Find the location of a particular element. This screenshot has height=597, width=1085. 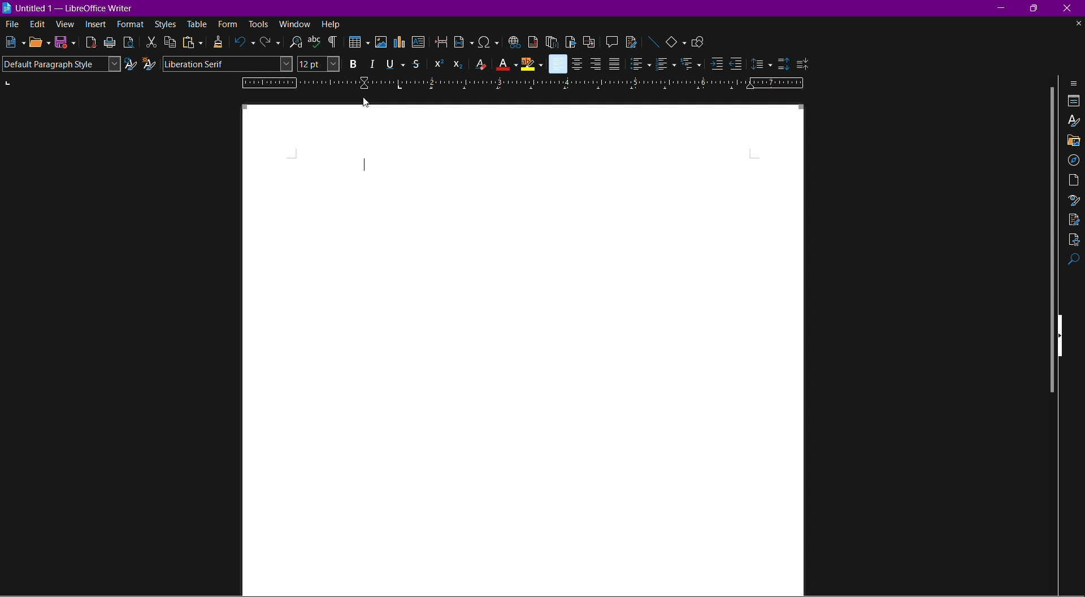

Character Highlighting Color is located at coordinates (532, 64).